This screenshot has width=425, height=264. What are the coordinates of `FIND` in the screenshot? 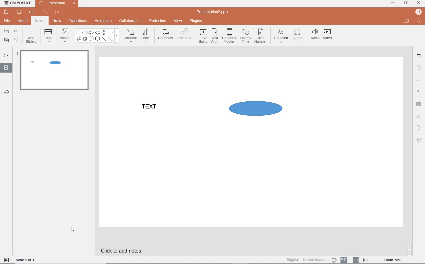 It's located at (6, 57).